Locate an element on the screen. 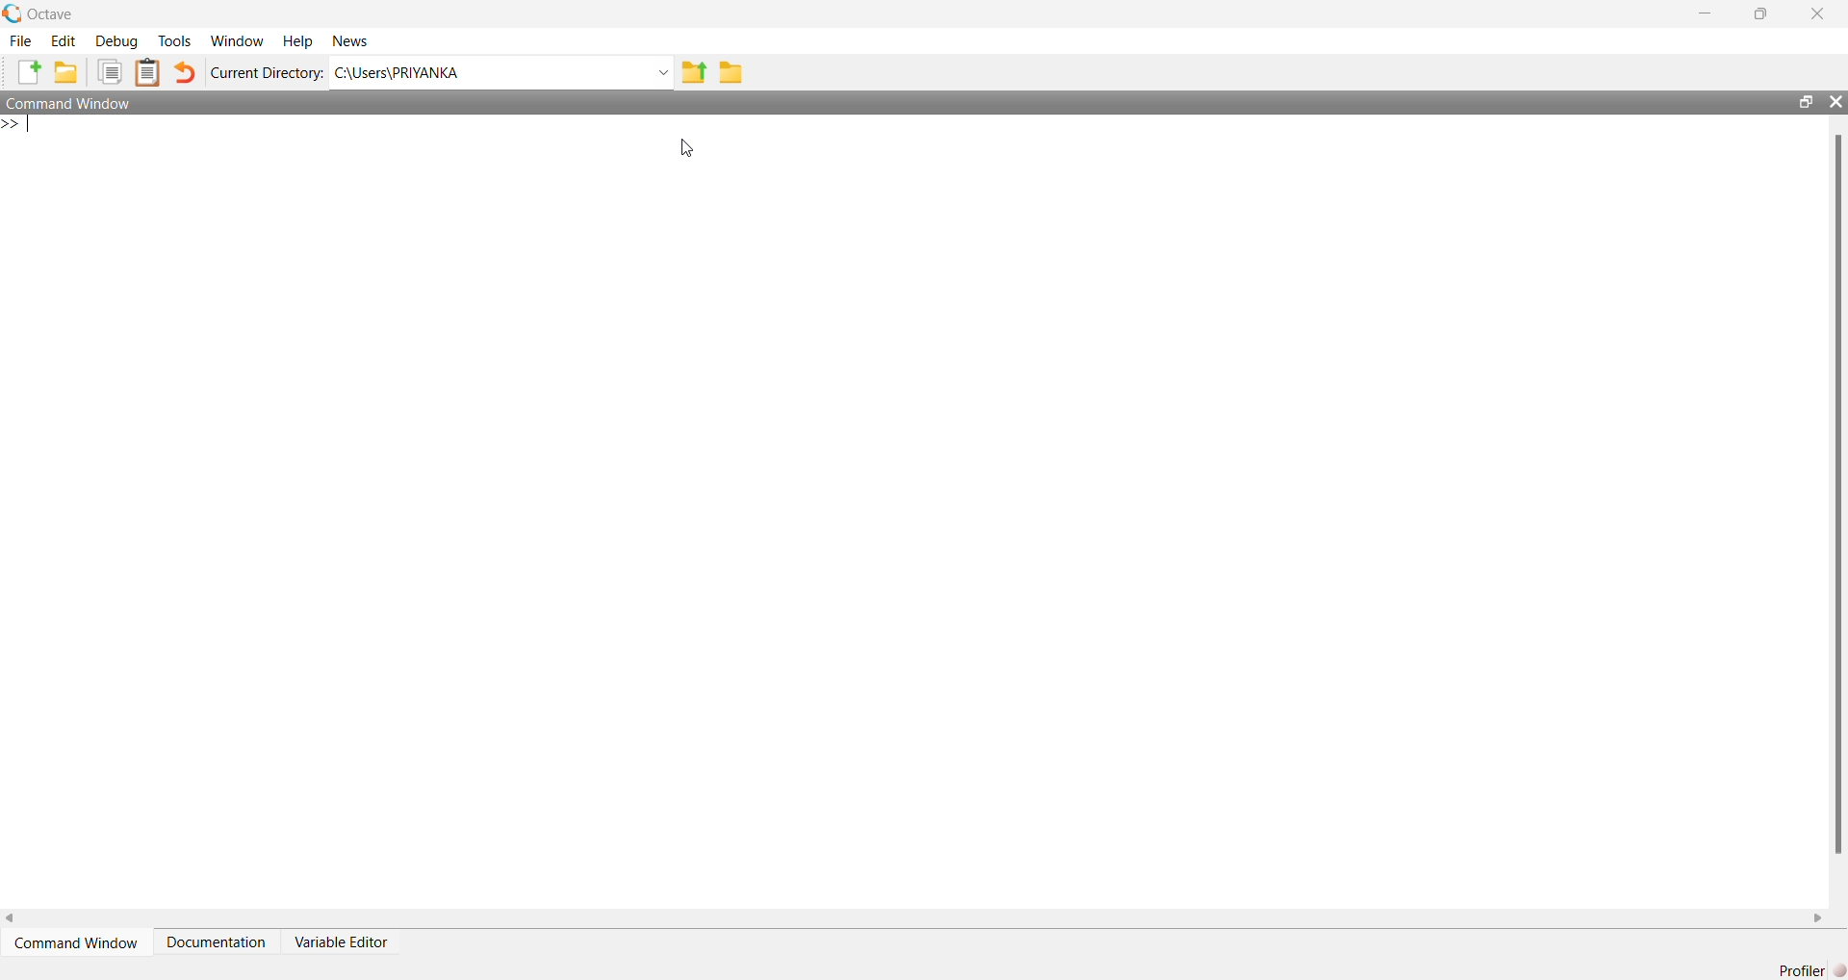 This screenshot has height=980, width=1848. close is located at coordinates (1824, 11).